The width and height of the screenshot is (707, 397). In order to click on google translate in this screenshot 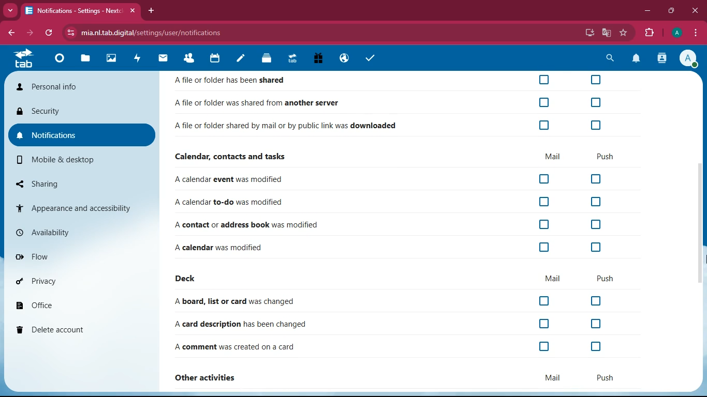, I will do `click(606, 33)`.